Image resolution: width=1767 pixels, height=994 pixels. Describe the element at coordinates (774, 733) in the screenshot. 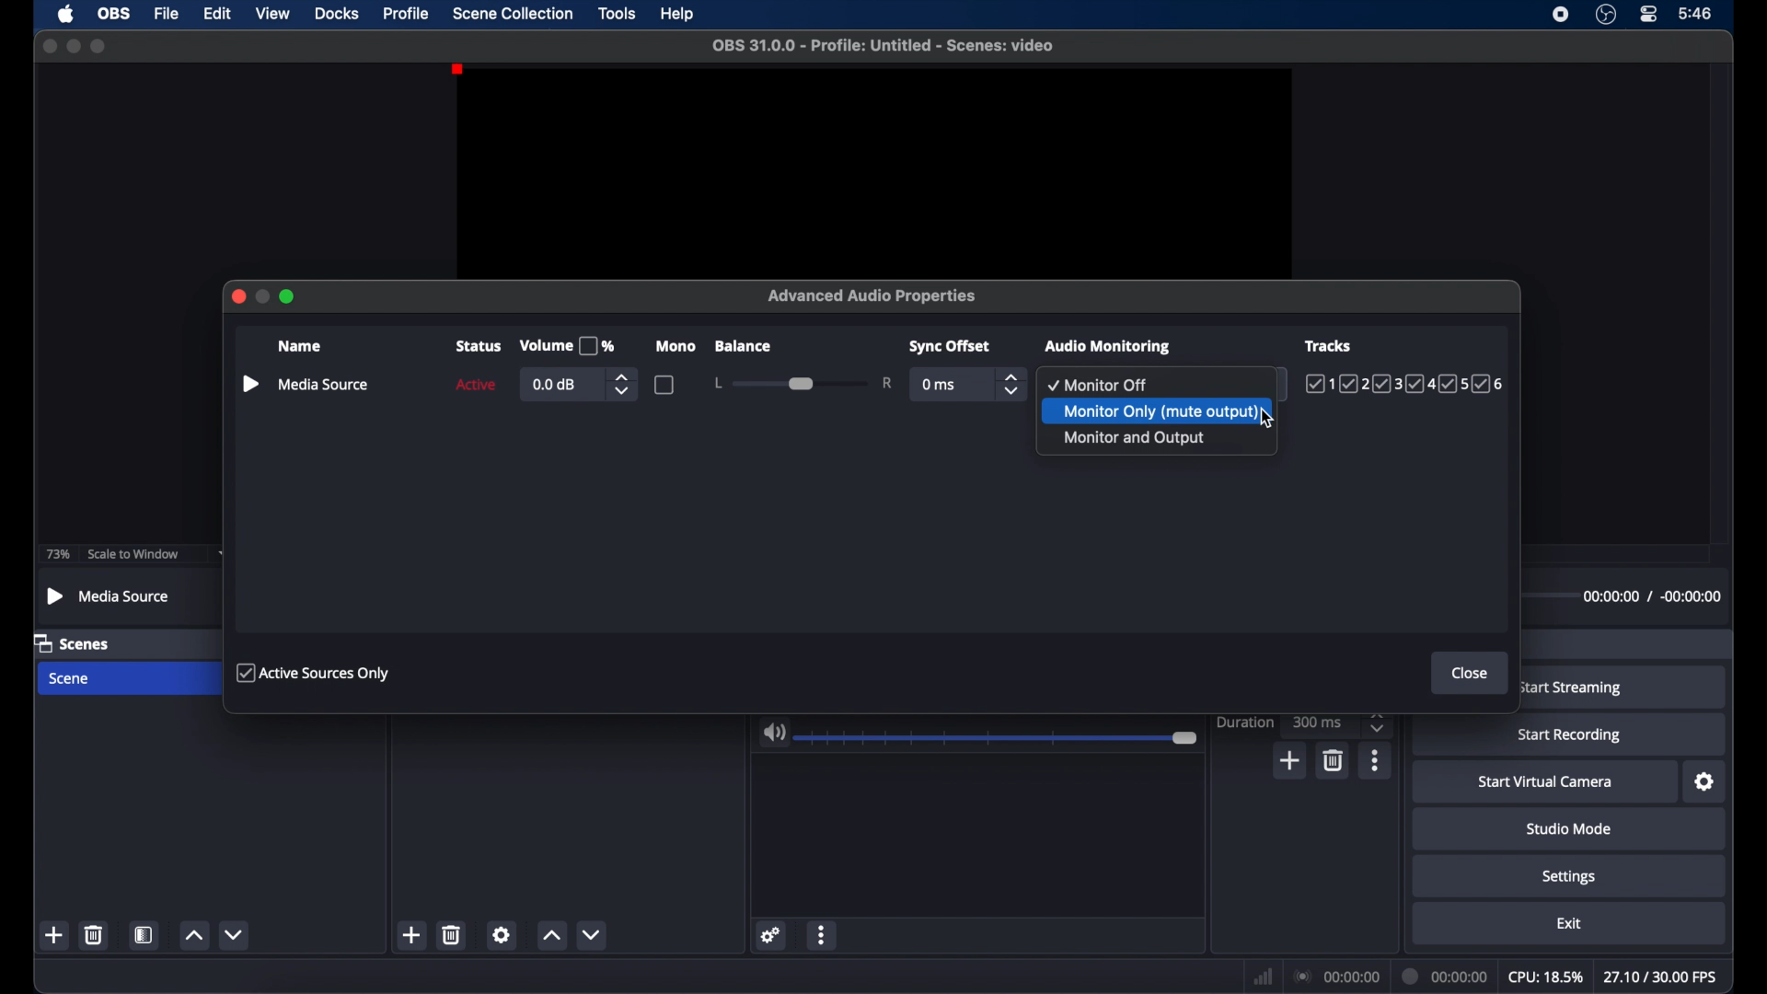

I see `volume` at that location.